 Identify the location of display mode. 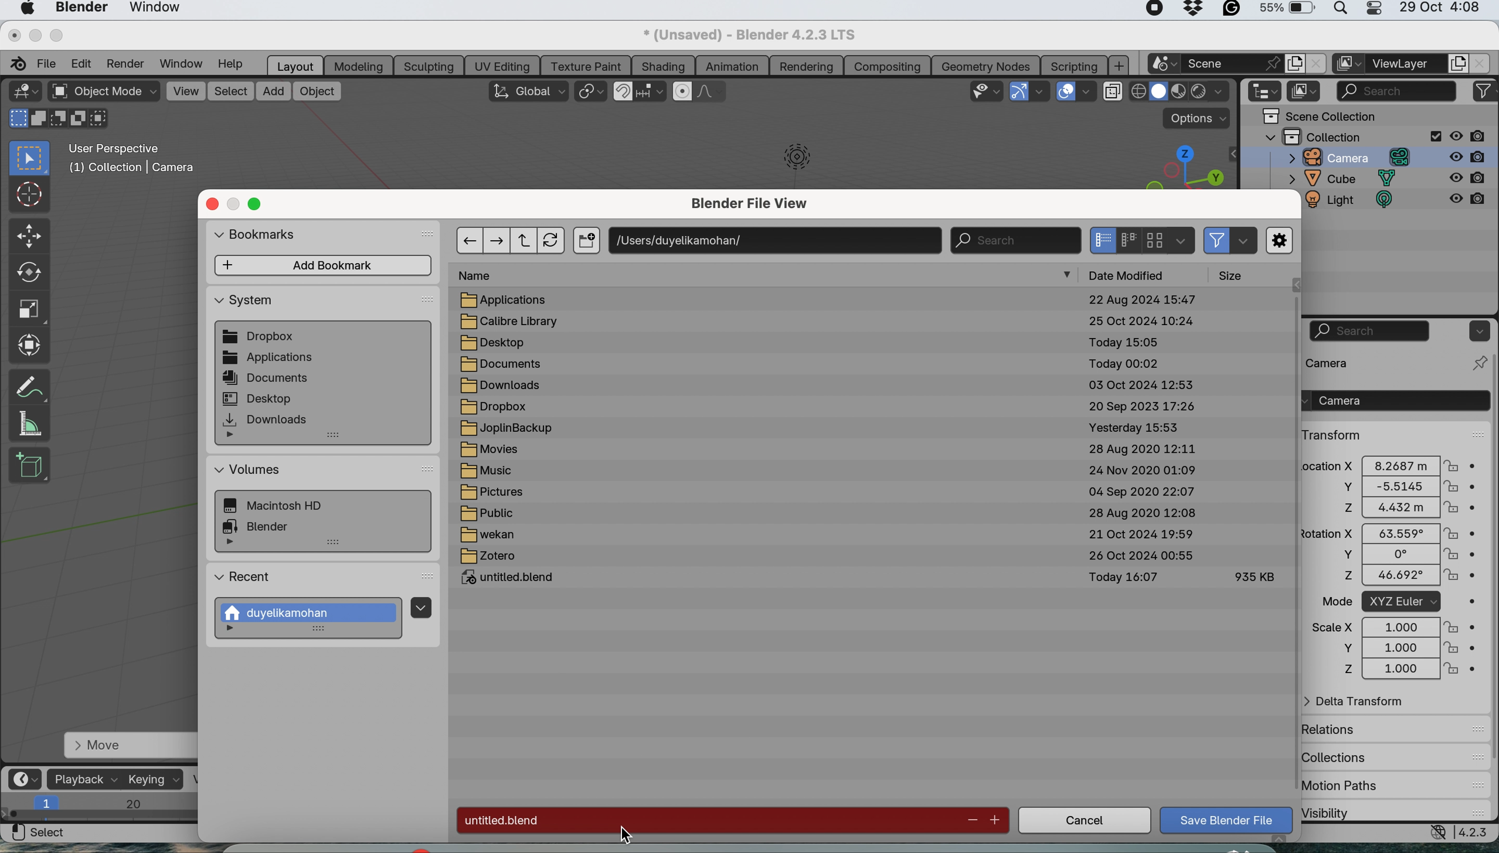
(1305, 92).